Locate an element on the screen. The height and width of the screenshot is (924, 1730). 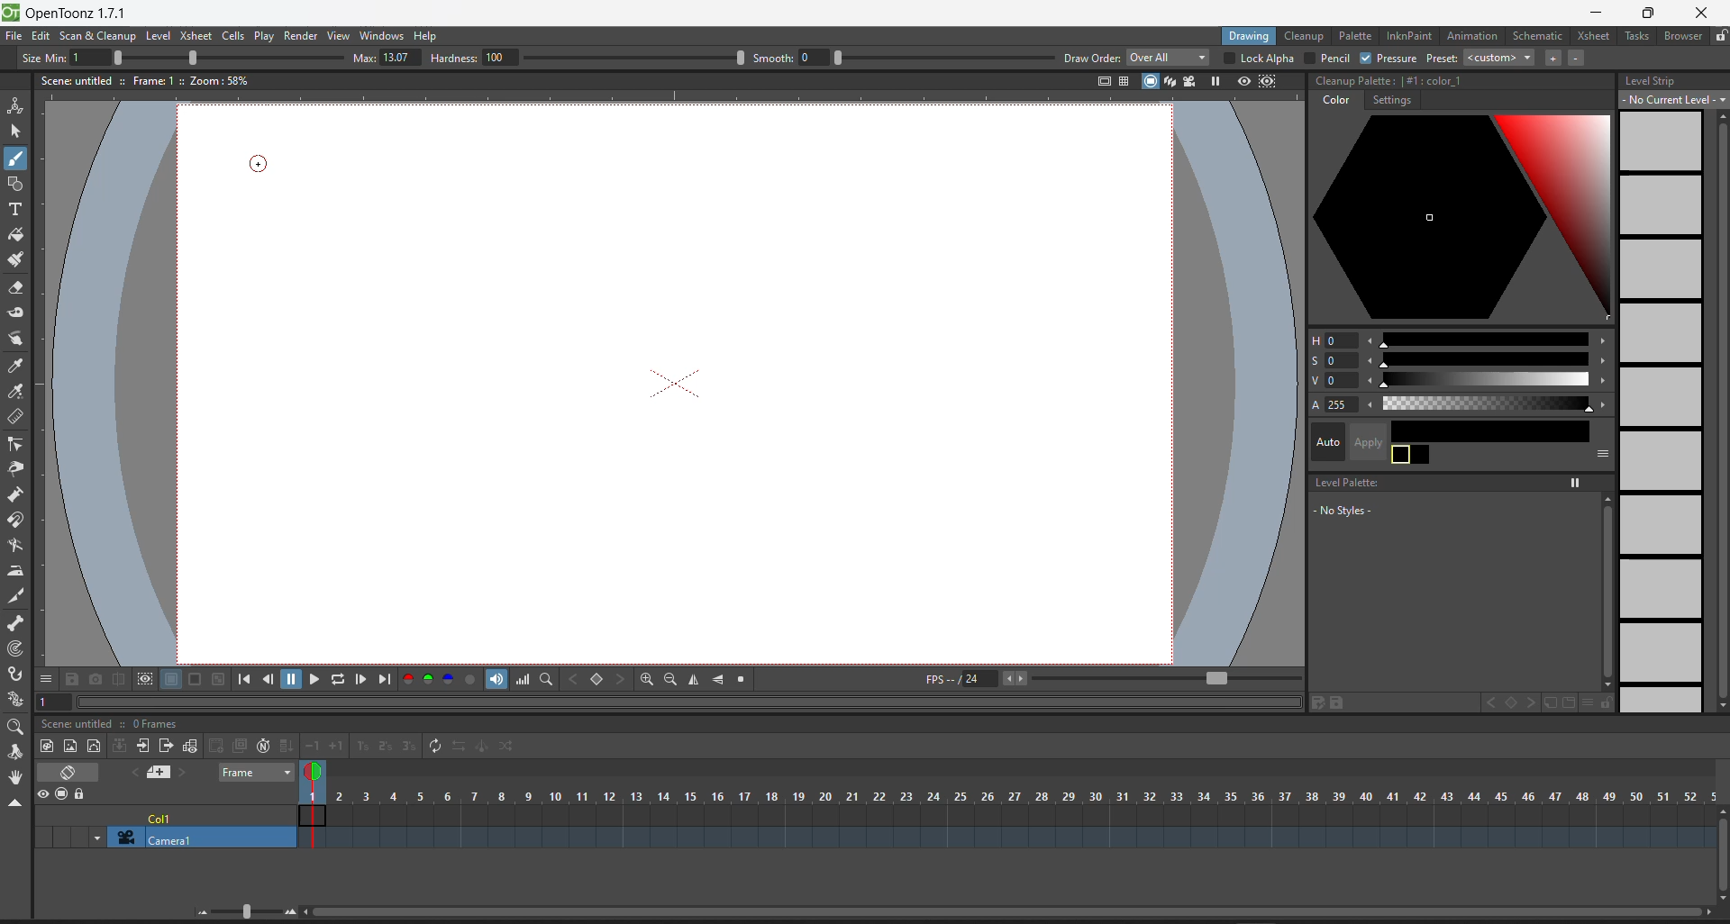
maximize is located at coordinates (1649, 14).